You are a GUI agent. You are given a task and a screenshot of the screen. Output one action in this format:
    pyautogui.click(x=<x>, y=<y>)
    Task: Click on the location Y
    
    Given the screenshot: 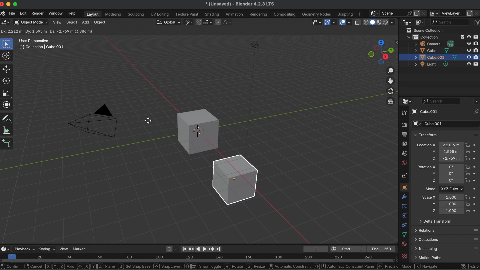 What is the action you would take?
    pyautogui.click(x=433, y=152)
    